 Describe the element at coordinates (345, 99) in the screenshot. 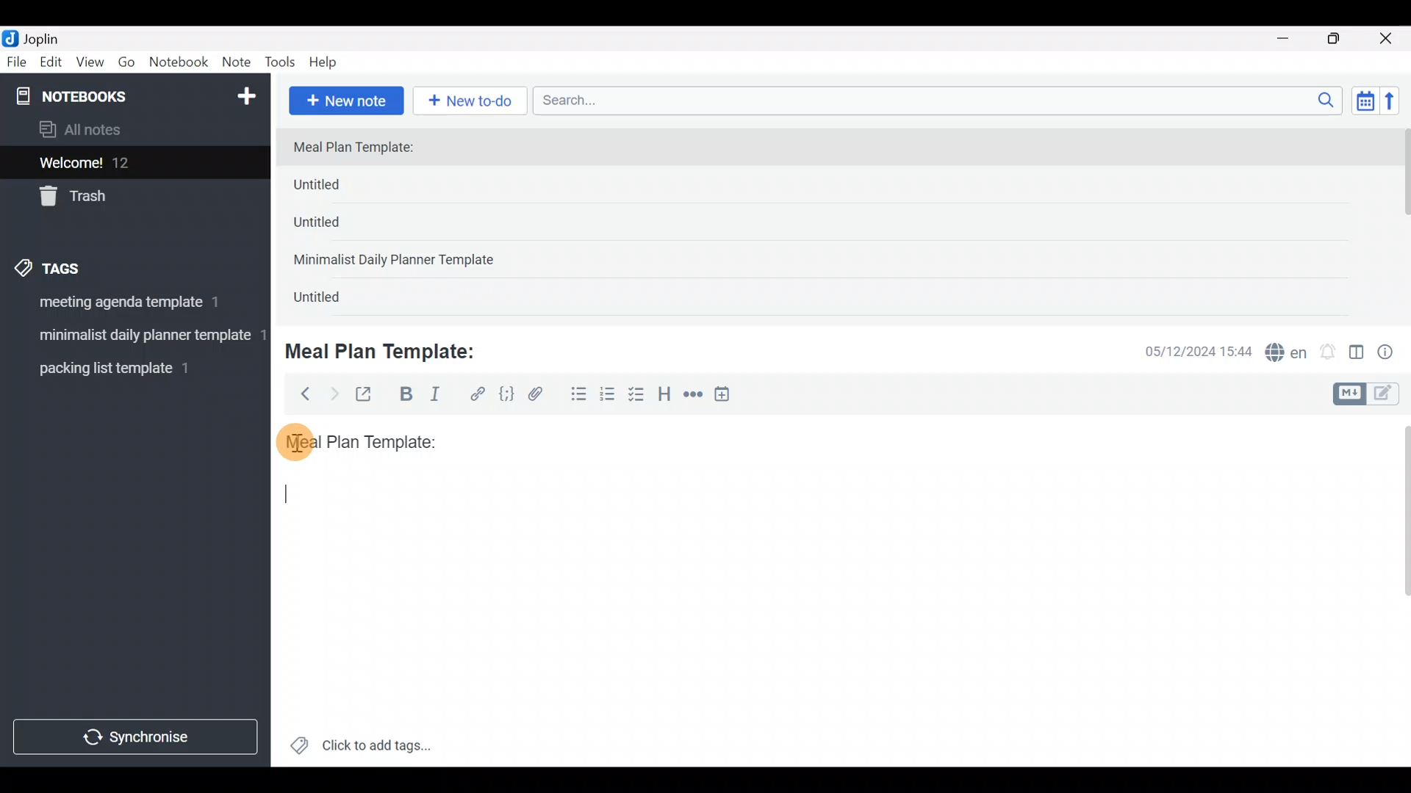

I see `New note` at that location.